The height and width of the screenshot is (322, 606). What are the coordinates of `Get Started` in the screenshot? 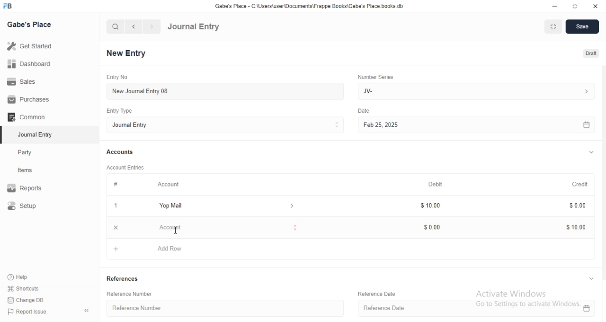 It's located at (32, 48).